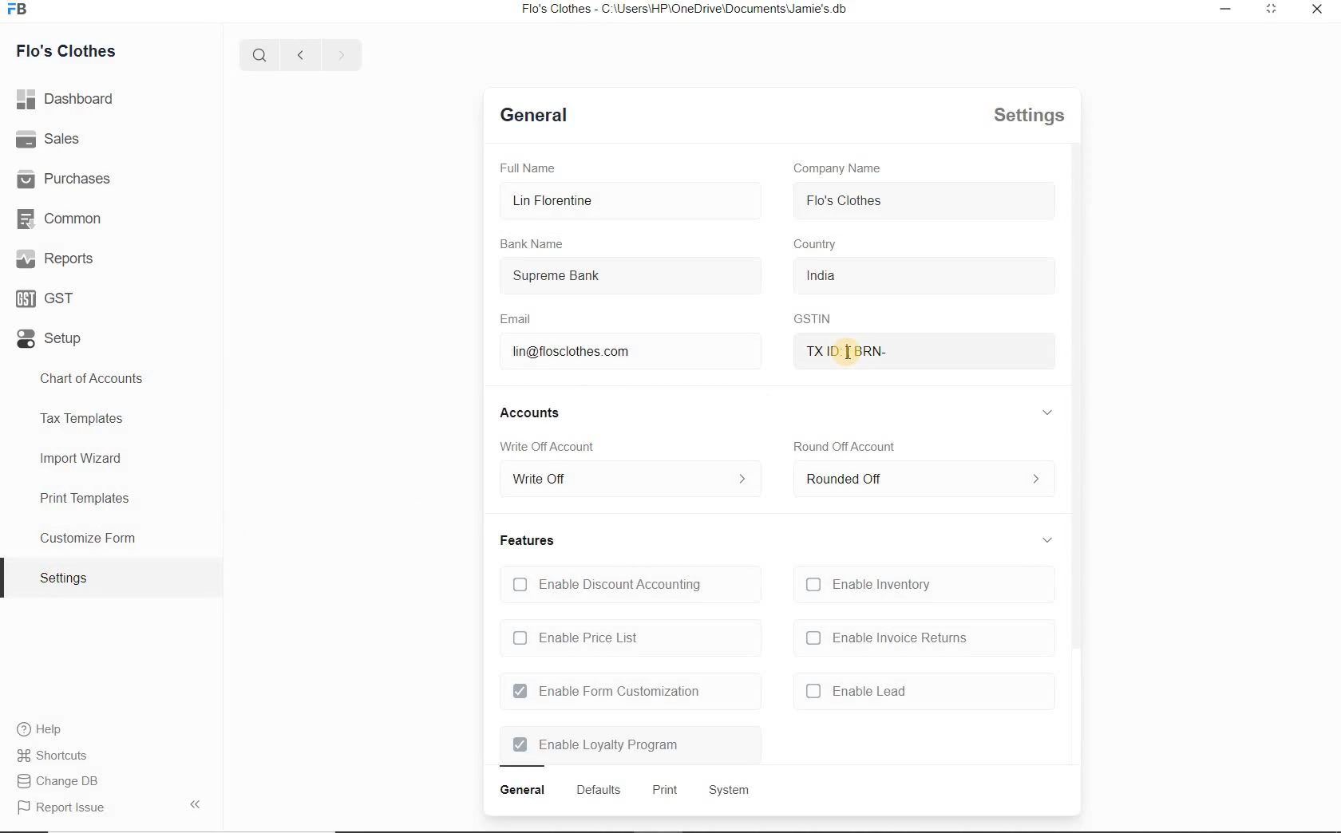 This screenshot has height=833, width=1341. Describe the element at coordinates (663, 792) in the screenshot. I see `print` at that location.